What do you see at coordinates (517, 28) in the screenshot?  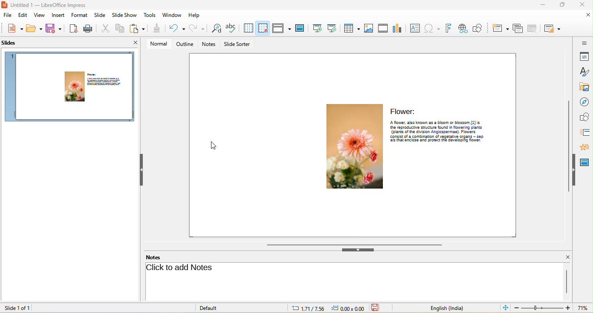 I see `duplicate slide` at bounding box center [517, 28].